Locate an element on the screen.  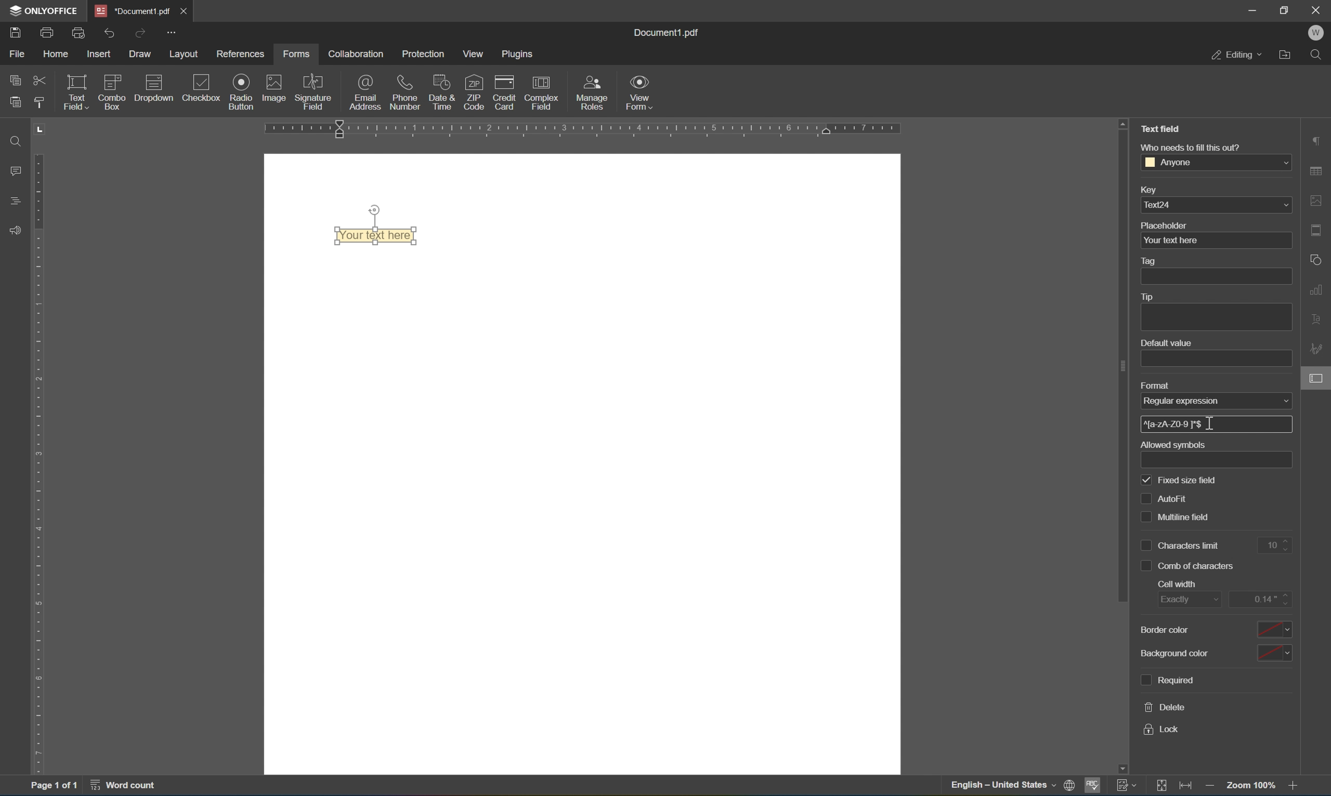
border color is located at coordinates (1163, 629).